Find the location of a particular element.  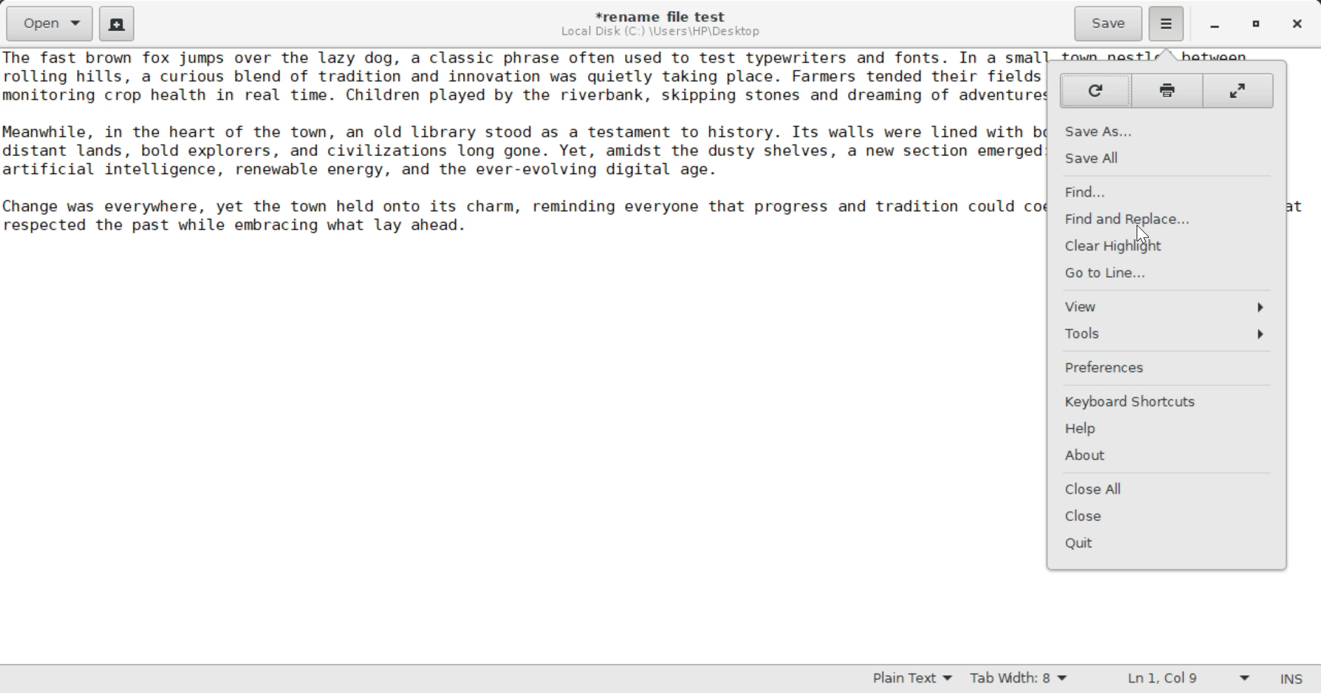

Tools is located at coordinates (1168, 336).